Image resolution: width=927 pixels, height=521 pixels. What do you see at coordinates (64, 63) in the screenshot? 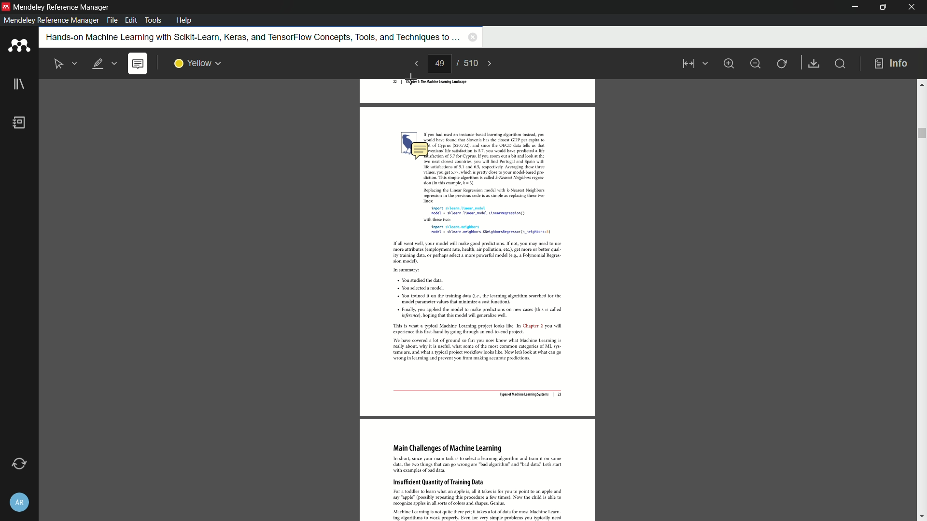
I see `select` at bounding box center [64, 63].